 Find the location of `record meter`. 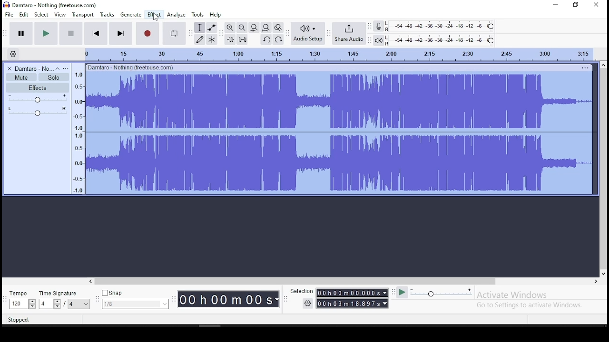

record meter is located at coordinates (379, 27).